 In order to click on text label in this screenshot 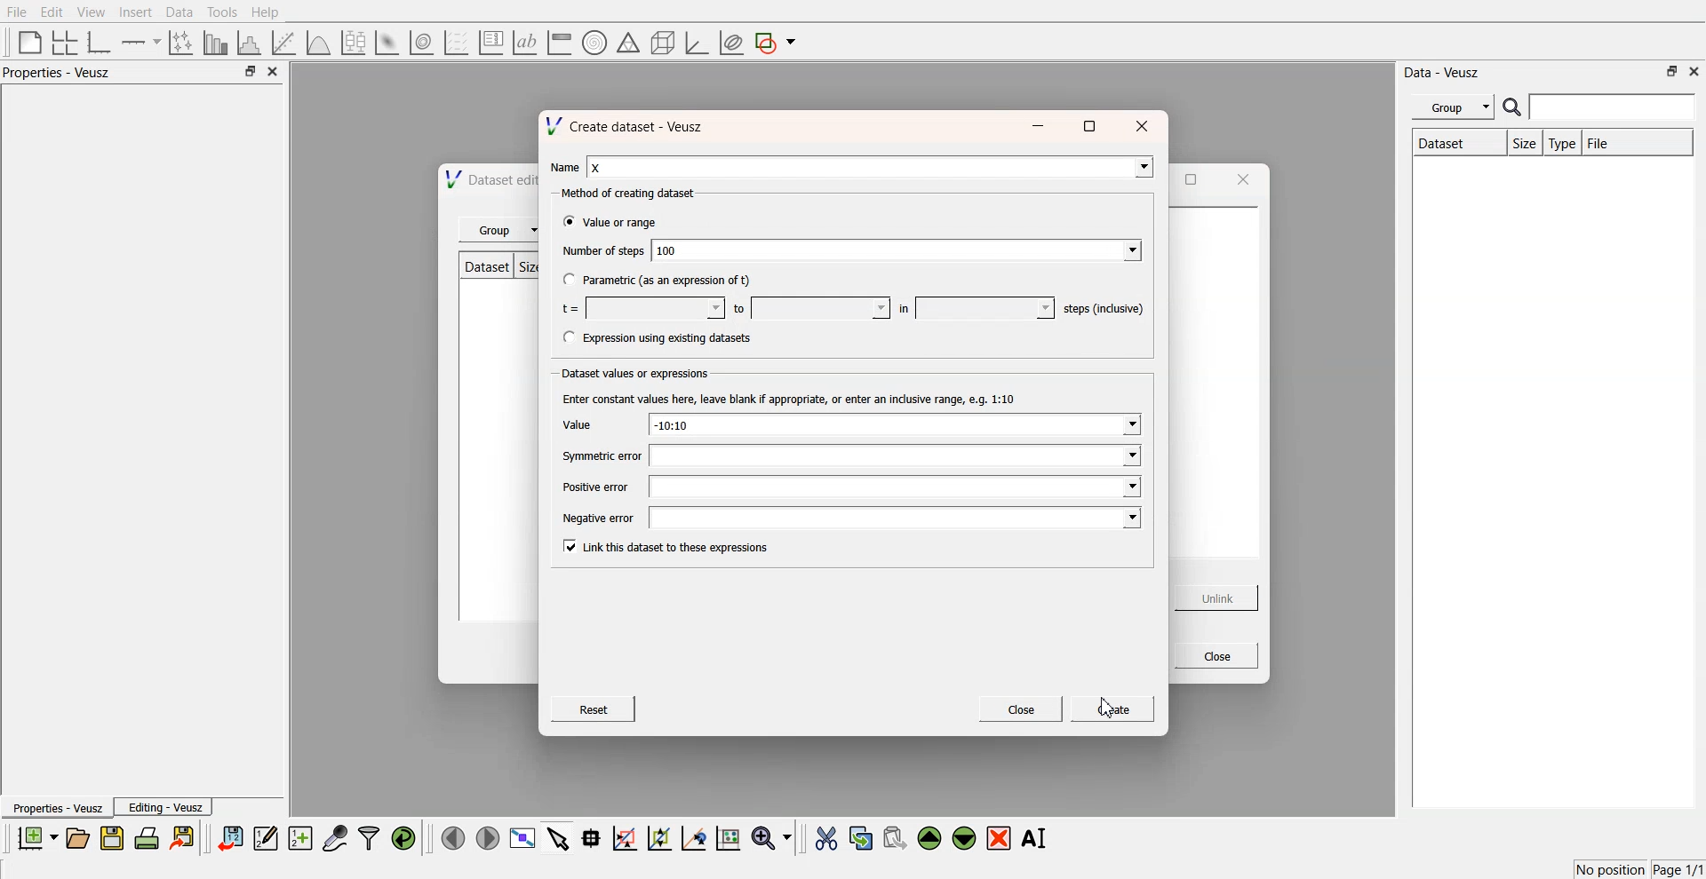, I will do `click(522, 43)`.